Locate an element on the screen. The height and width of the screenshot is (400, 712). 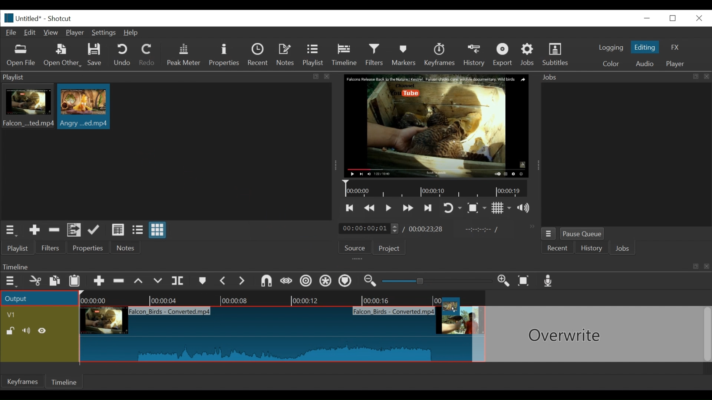
Recent is located at coordinates (260, 56).